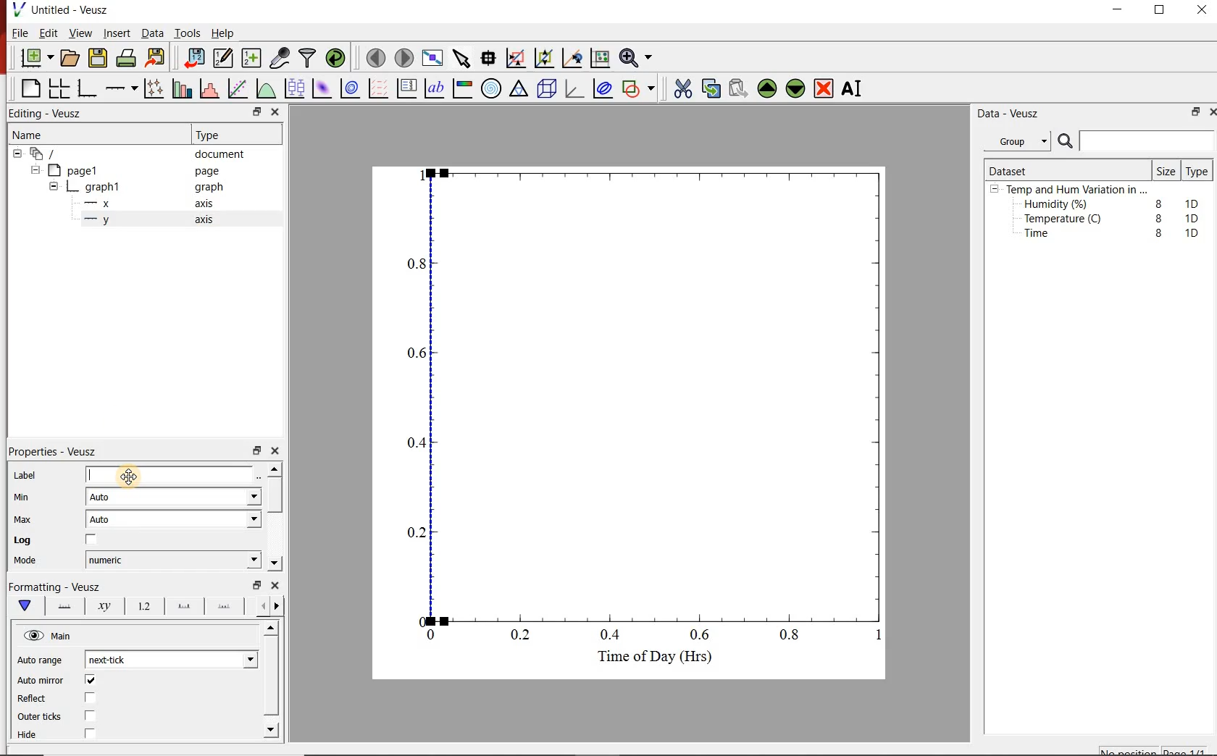 The image size is (1217, 756). I want to click on save the document, so click(99, 59).